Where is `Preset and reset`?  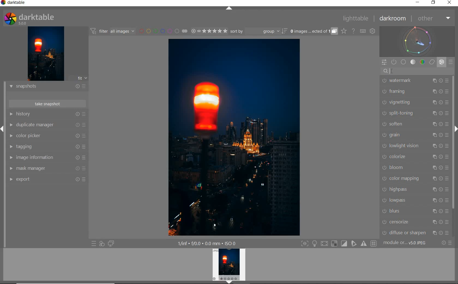 Preset and reset is located at coordinates (87, 86).